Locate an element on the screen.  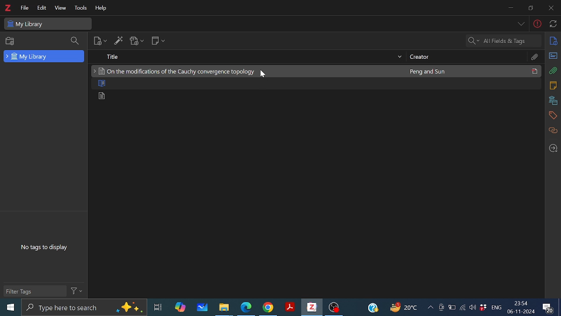
language is located at coordinates (495, 307).